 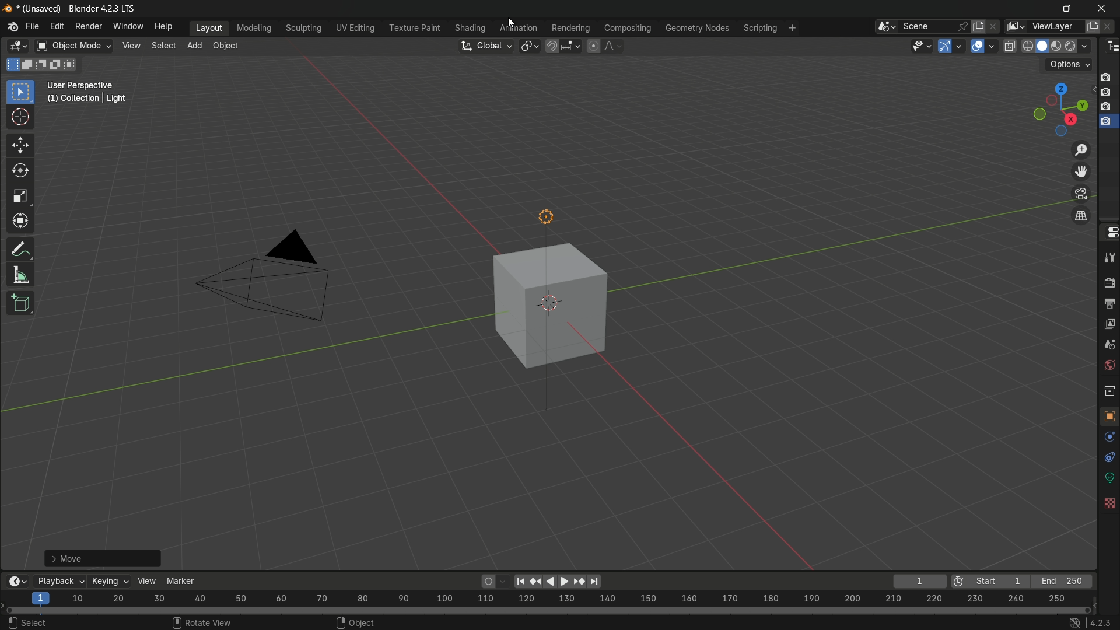 I want to click on object, so click(x=225, y=46).